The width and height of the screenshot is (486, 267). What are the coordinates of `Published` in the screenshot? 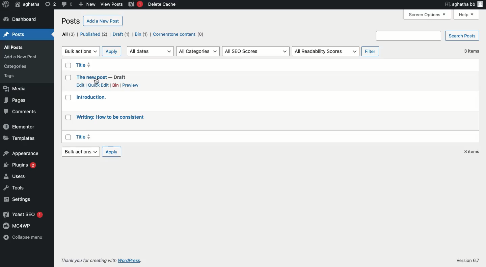 It's located at (93, 34).